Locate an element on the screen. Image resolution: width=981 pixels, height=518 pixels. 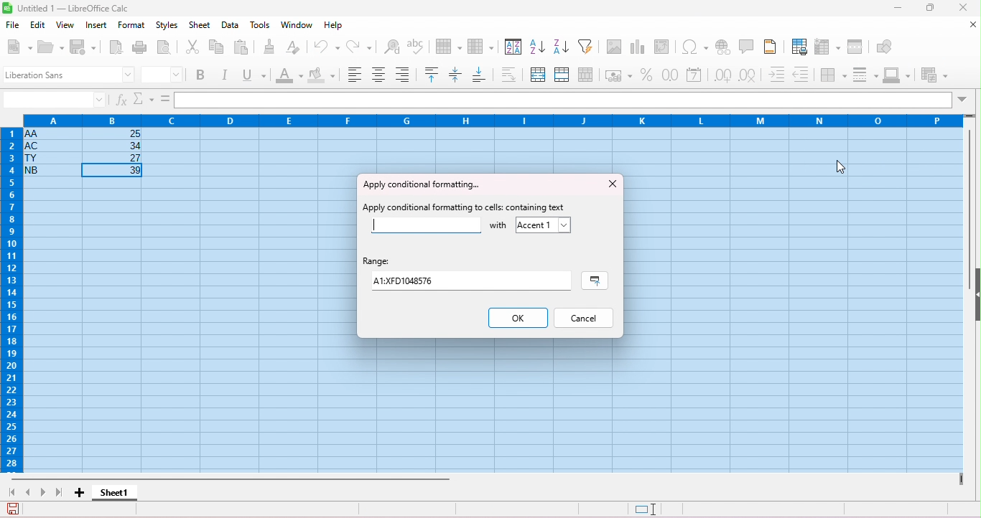
= is located at coordinates (166, 99).